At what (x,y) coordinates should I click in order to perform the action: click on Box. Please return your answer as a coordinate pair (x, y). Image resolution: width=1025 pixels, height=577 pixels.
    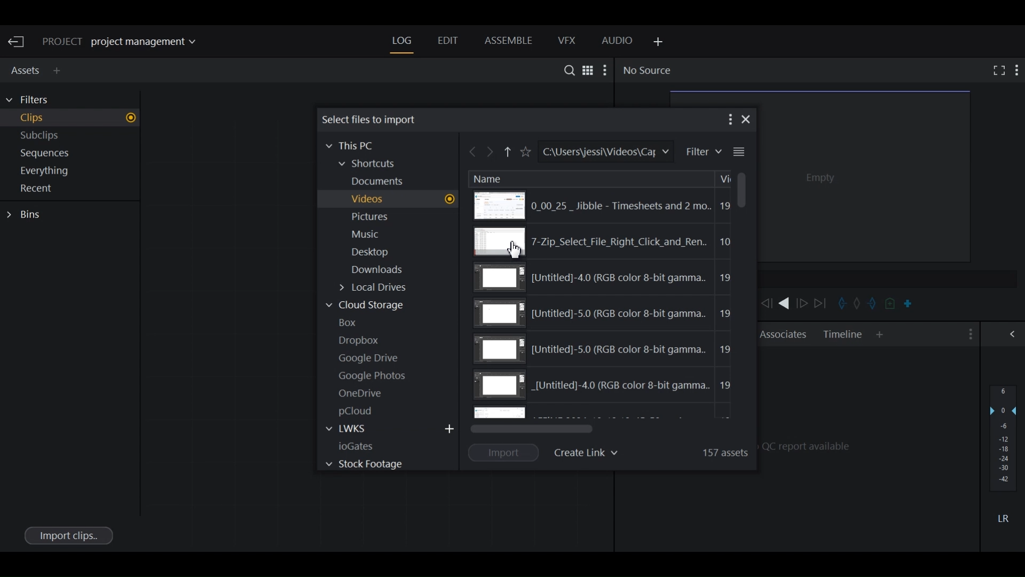
    Looking at the image, I should click on (353, 322).